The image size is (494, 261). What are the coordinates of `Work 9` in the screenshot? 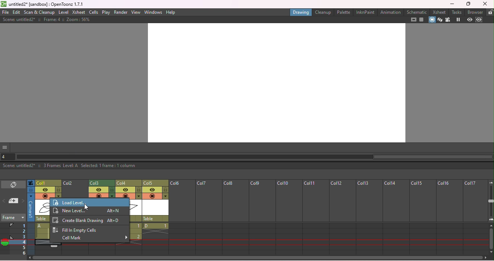 It's located at (261, 217).